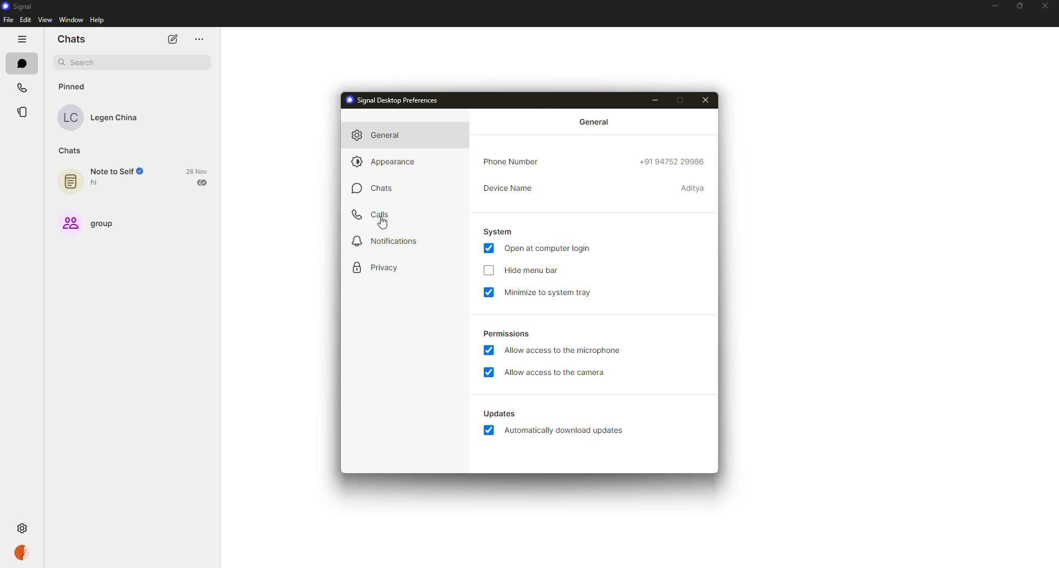 The width and height of the screenshot is (1059, 568). Describe the element at coordinates (24, 554) in the screenshot. I see `profile` at that location.